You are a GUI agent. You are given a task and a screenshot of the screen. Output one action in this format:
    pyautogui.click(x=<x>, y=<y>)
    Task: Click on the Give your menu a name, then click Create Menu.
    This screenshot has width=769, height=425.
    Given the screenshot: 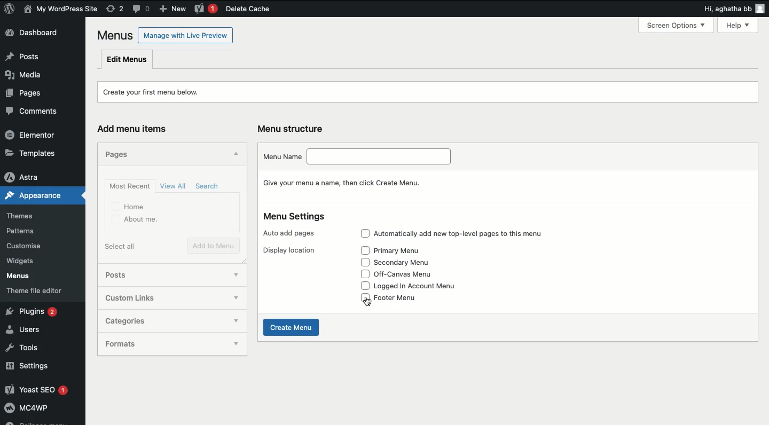 What is the action you would take?
    pyautogui.click(x=348, y=182)
    